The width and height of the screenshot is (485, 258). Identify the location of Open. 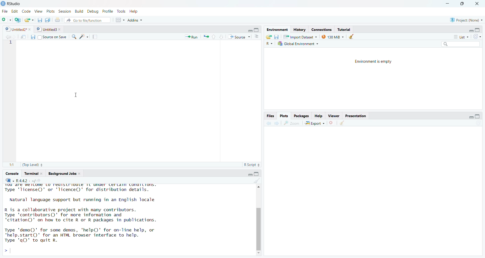
(268, 37).